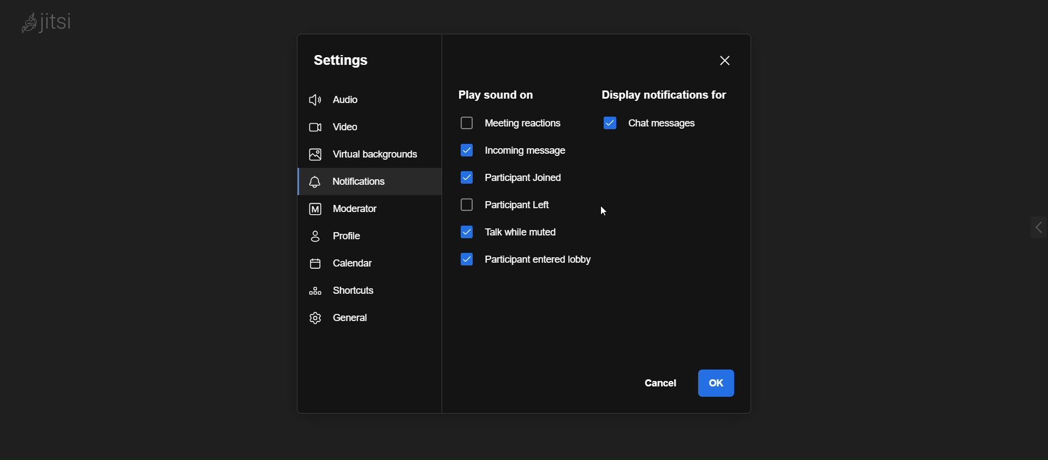  What do you see at coordinates (366, 155) in the screenshot?
I see `virtual background` at bounding box center [366, 155].